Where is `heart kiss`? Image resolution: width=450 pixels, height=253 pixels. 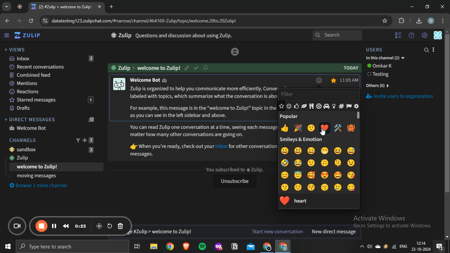
heart kiss is located at coordinates (351, 175).